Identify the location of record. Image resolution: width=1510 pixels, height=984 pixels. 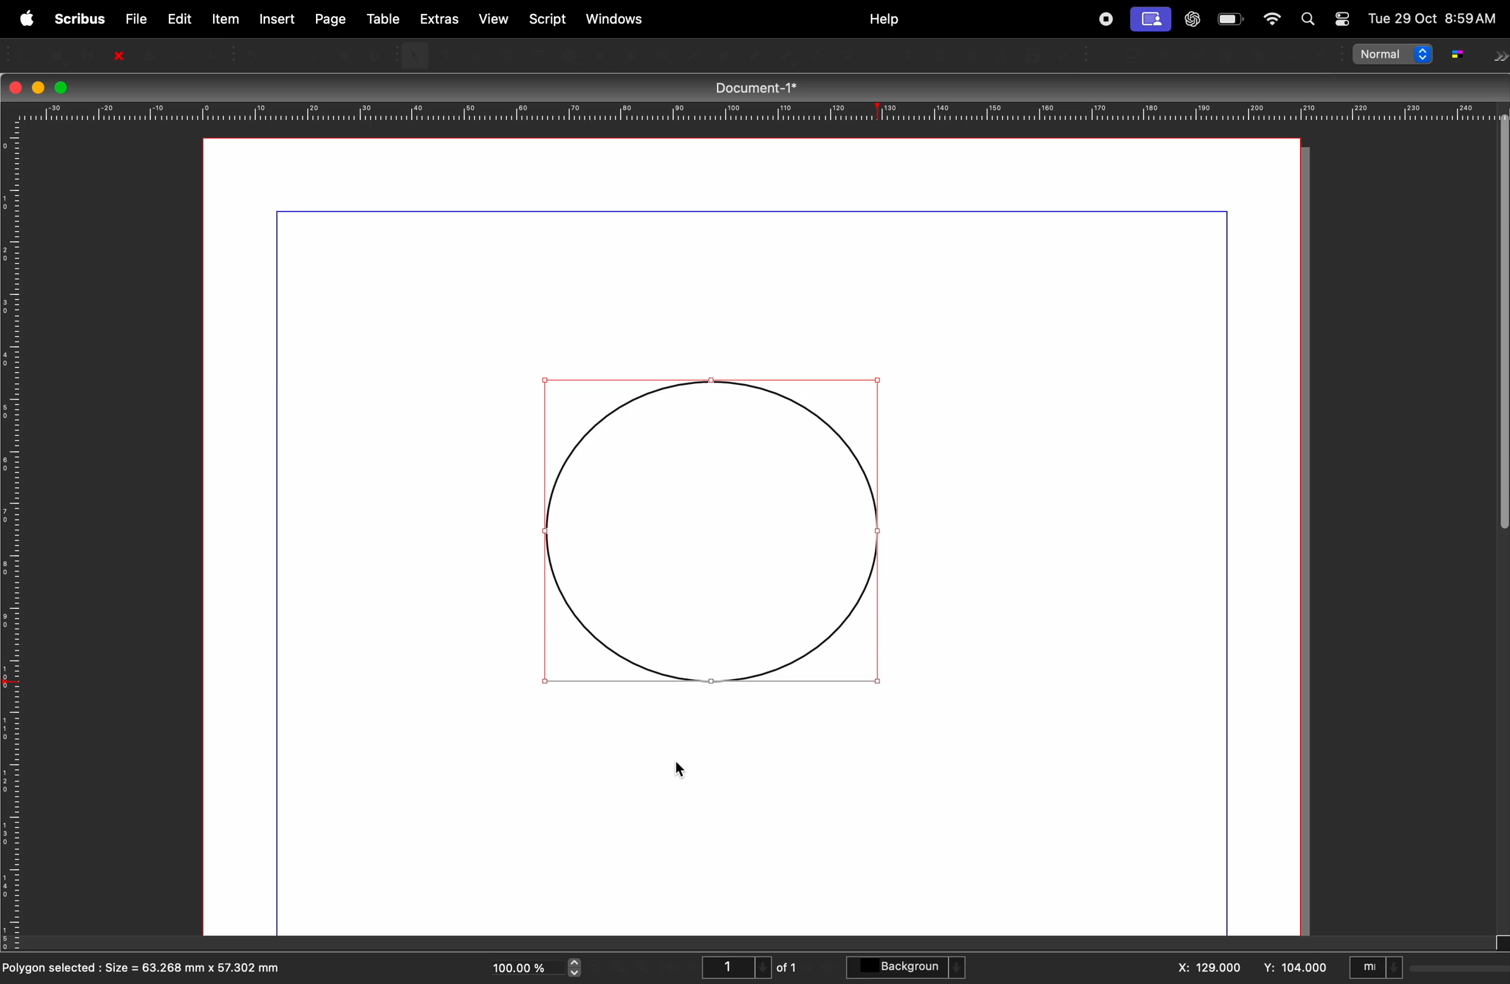
(1105, 19).